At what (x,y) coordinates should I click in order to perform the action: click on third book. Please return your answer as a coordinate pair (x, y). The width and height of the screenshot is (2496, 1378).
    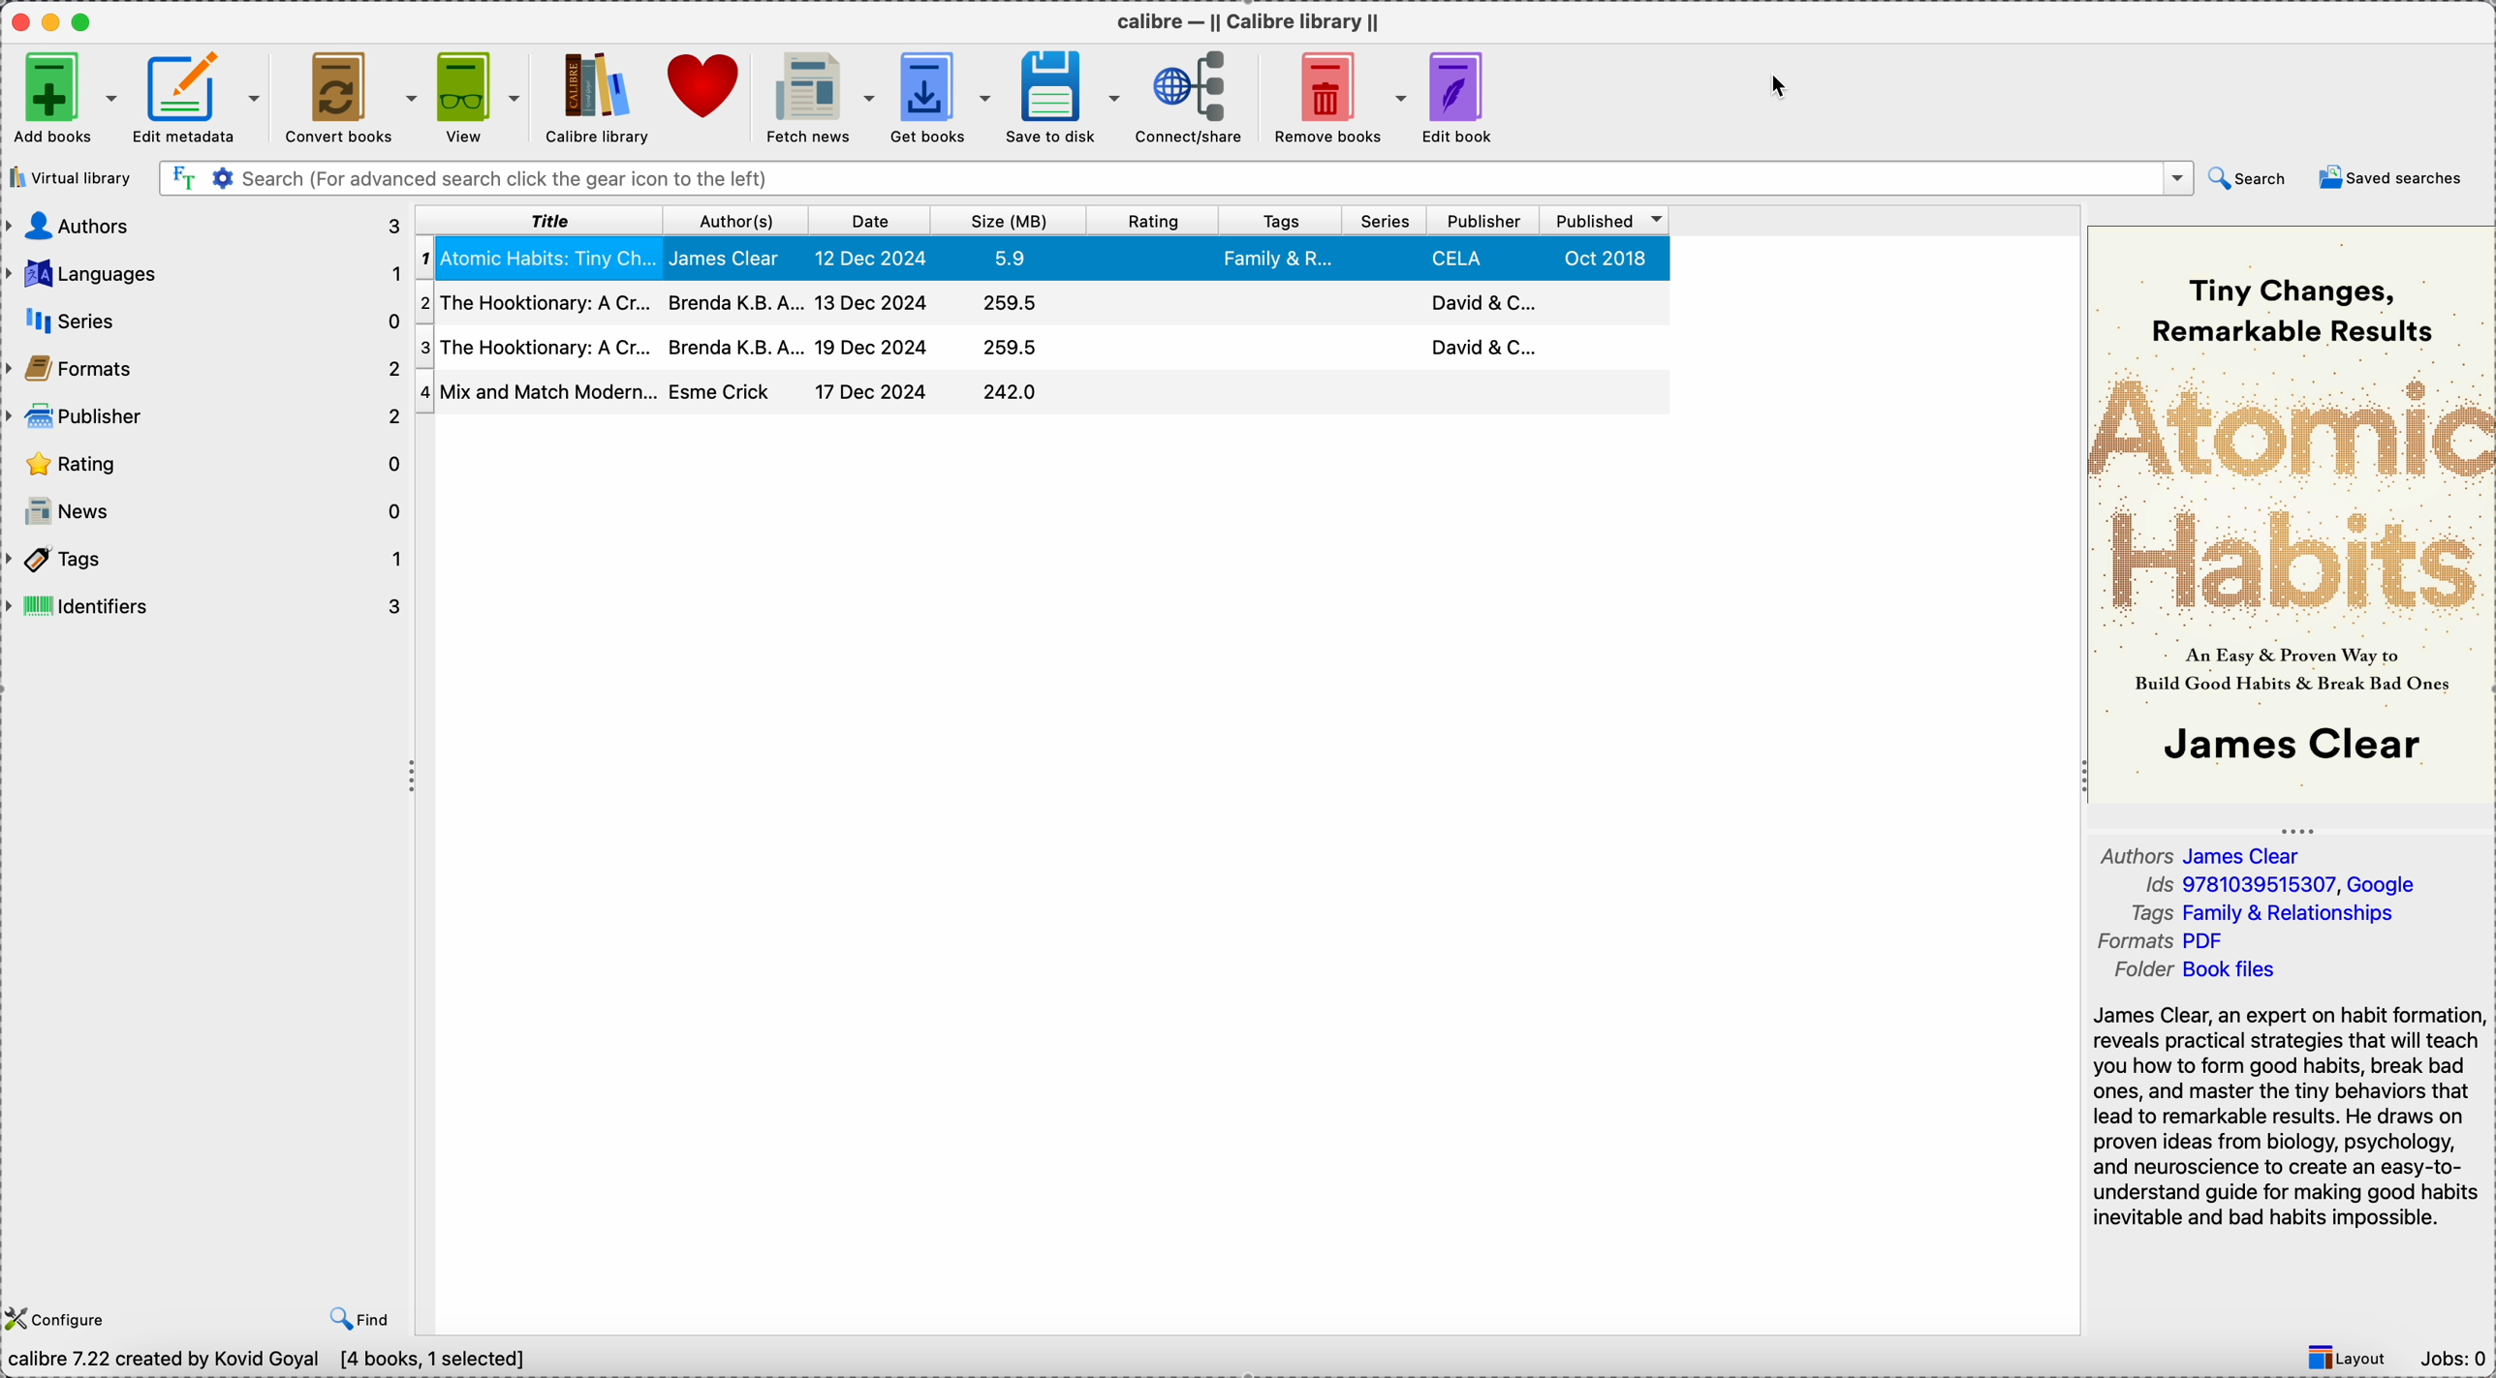
    Looking at the image, I should click on (1041, 349).